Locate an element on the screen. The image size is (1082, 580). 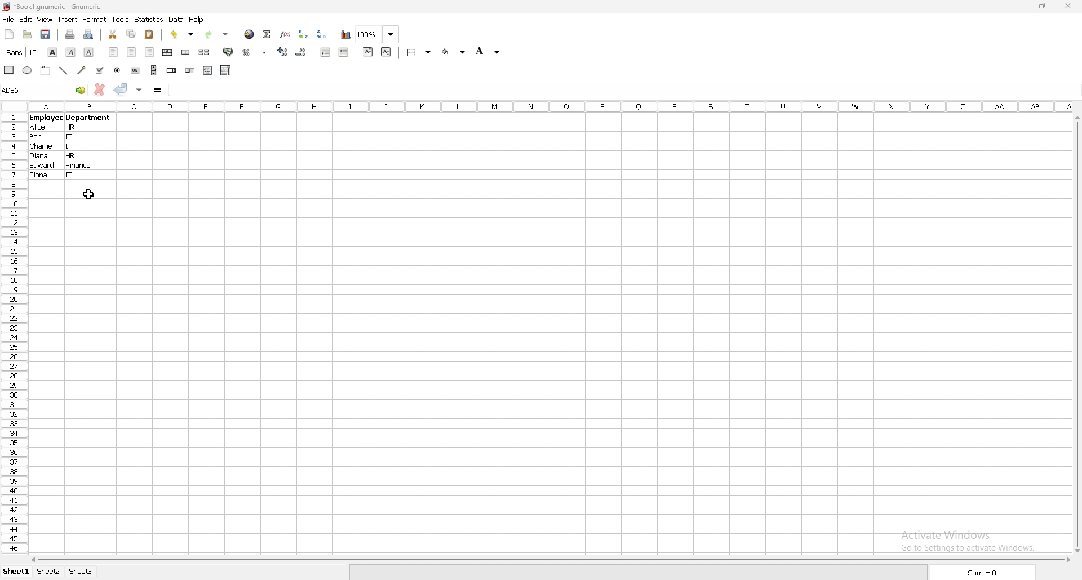
decrease decimals is located at coordinates (301, 52).